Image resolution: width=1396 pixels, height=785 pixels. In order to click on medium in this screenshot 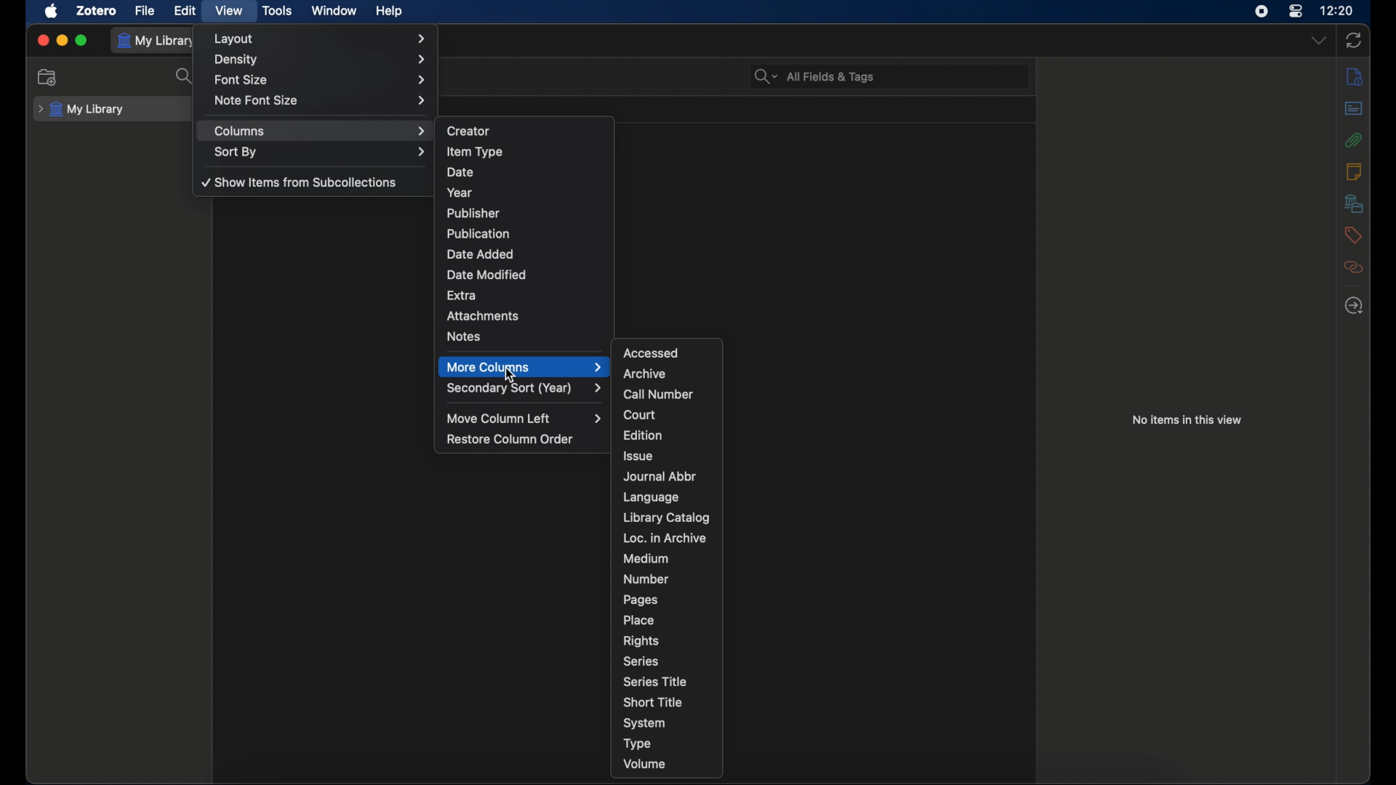, I will do `click(646, 559)`.